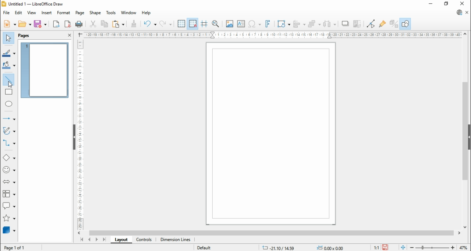  What do you see at coordinates (9, 92) in the screenshot?
I see `rectangle` at bounding box center [9, 92].